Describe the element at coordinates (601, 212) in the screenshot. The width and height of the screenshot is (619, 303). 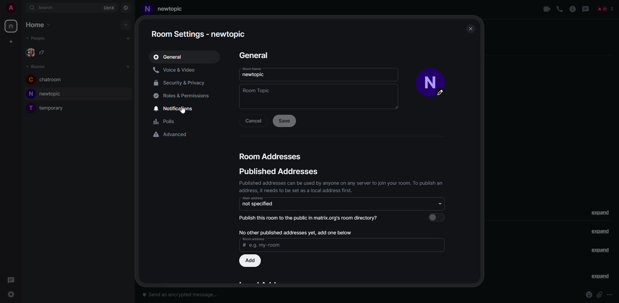
I see `expand` at that location.